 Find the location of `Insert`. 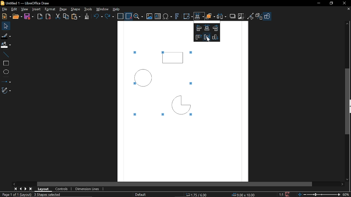

Insert is located at coordinates (36, 10).